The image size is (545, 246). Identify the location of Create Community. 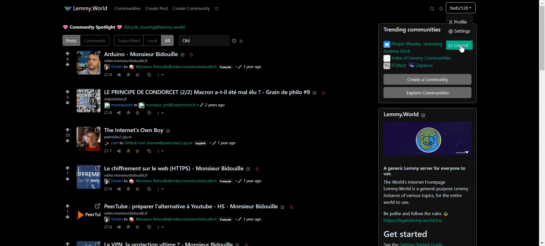
(191, 8).